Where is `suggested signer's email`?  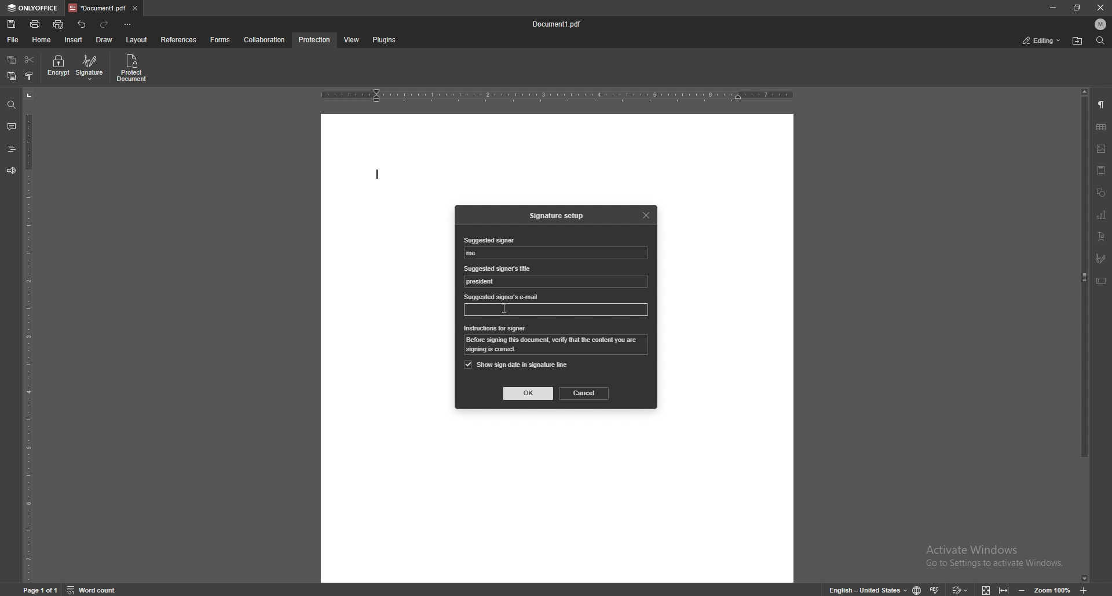
suggested signer's email is located at coordinates (502, 297).